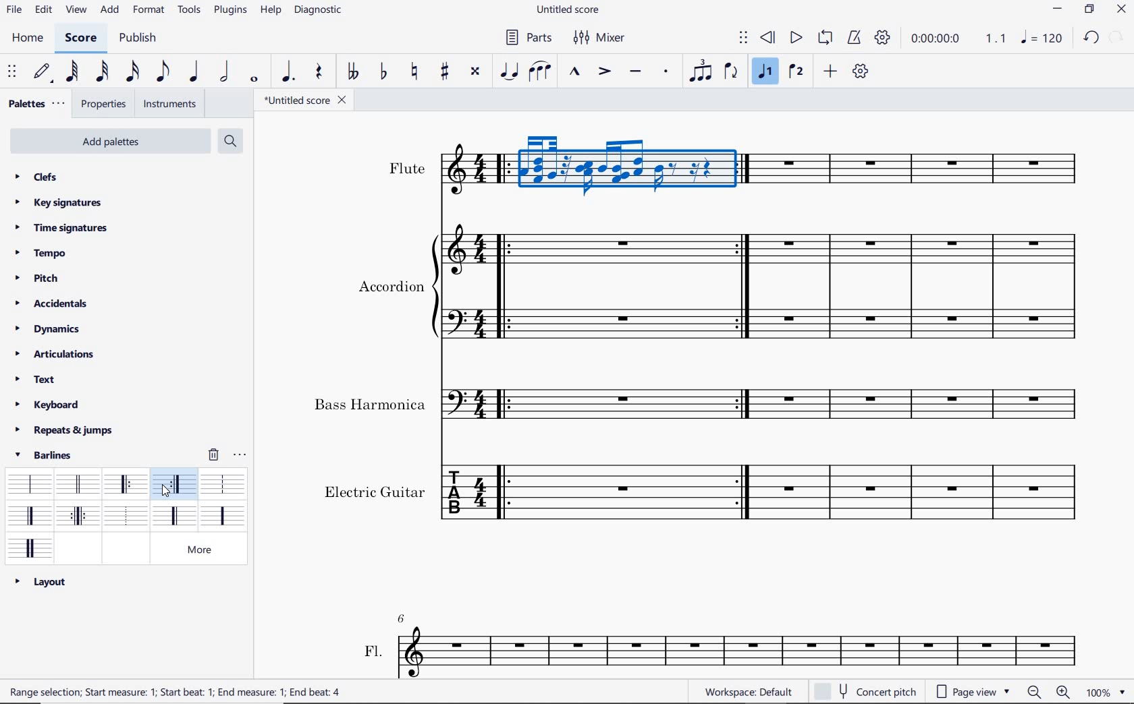 The image size is (1134, 704). I want to click on RESTORE DOWN, so click(1089, 10).